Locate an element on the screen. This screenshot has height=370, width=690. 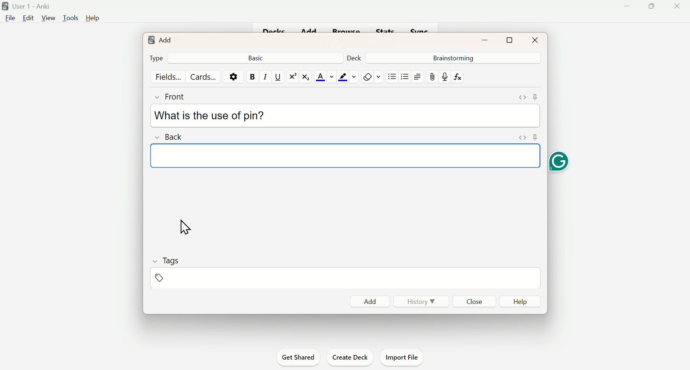
Minimize is located at coordinates (486, 39).